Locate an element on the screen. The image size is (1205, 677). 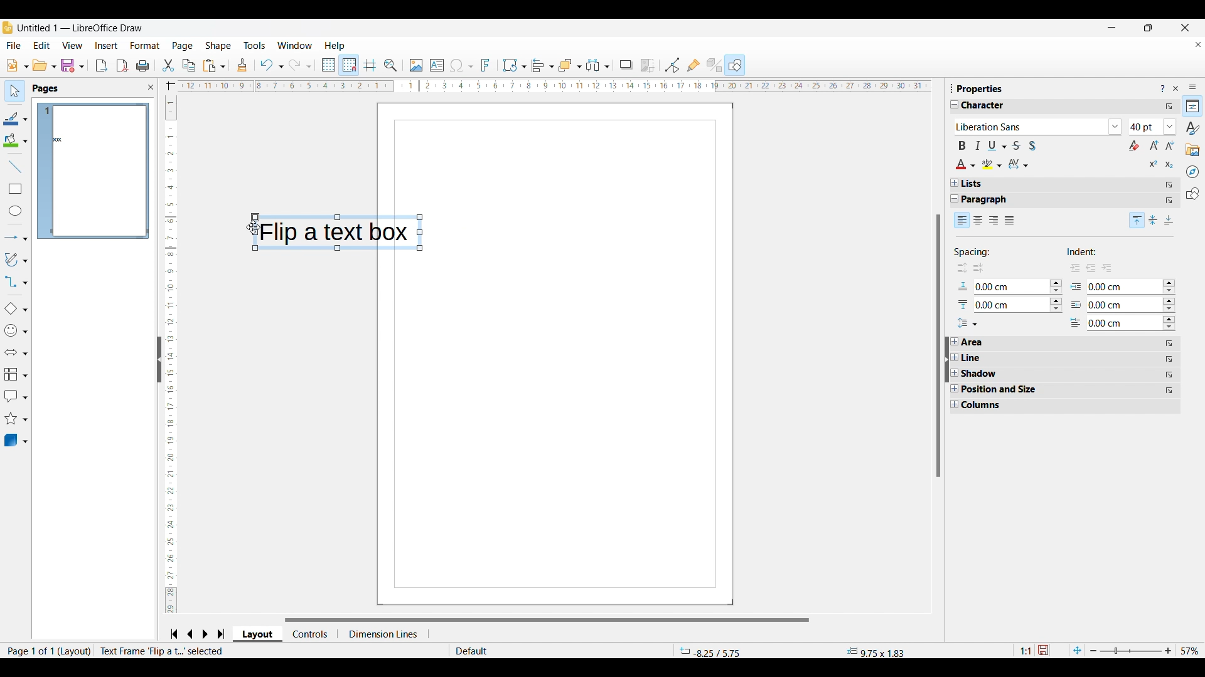
Type in font options is located at coordinates (1031, 127).